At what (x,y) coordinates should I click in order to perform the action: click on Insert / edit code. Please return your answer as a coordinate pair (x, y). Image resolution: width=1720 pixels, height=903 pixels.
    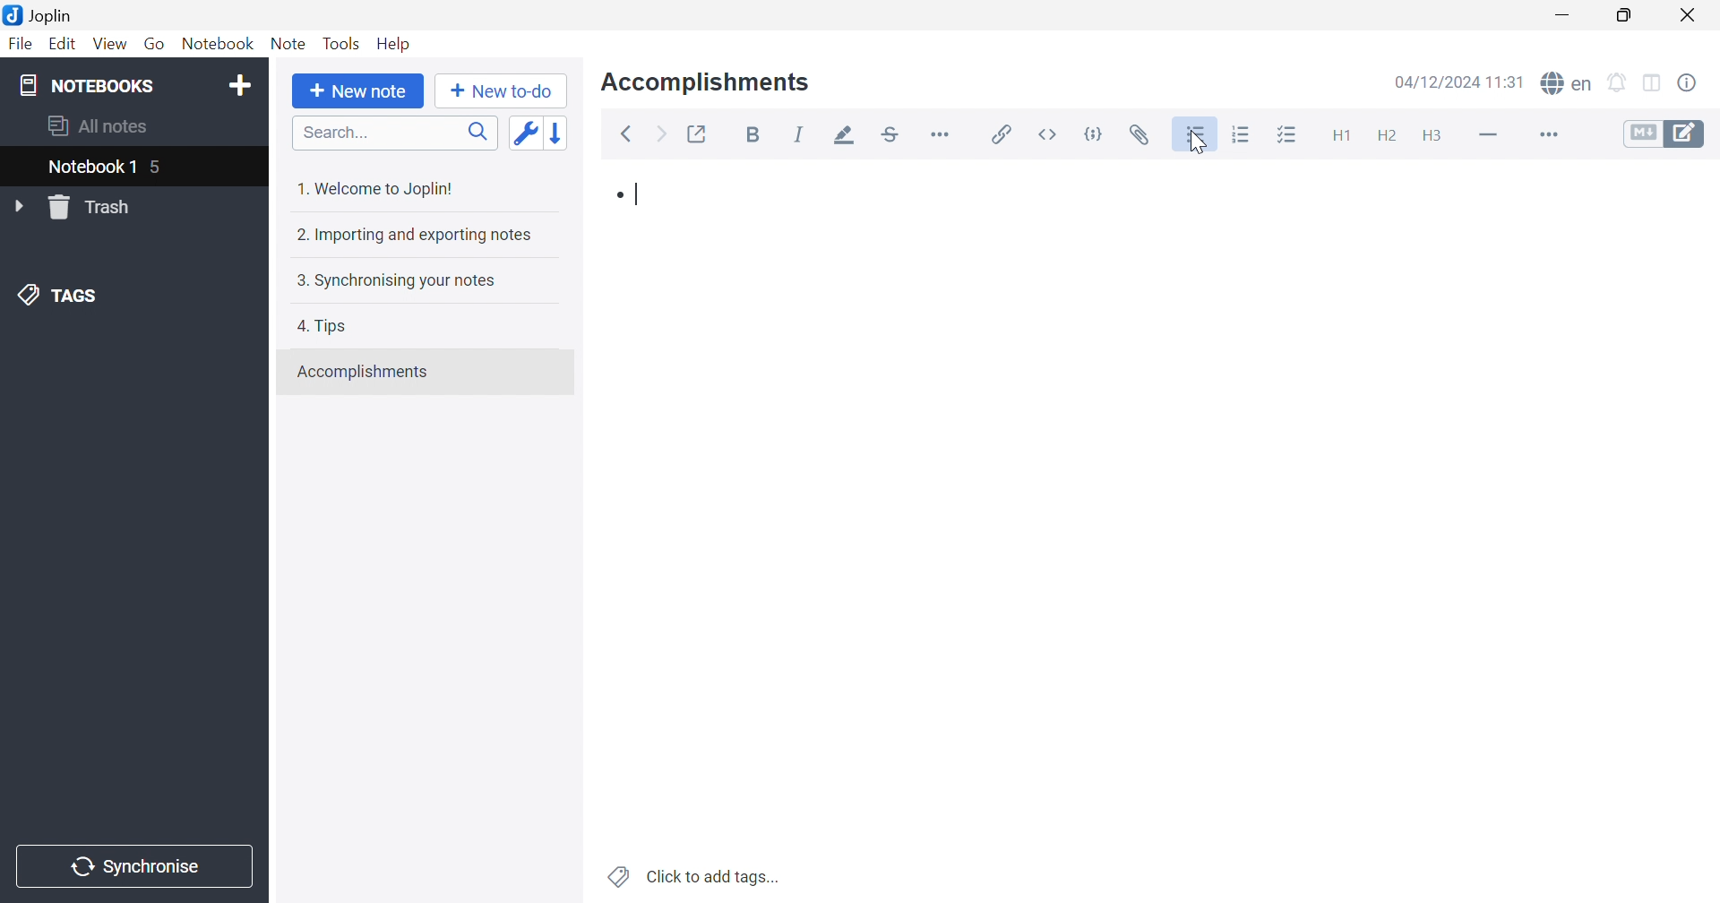
    Looking at the image, I should click on (998, 134).